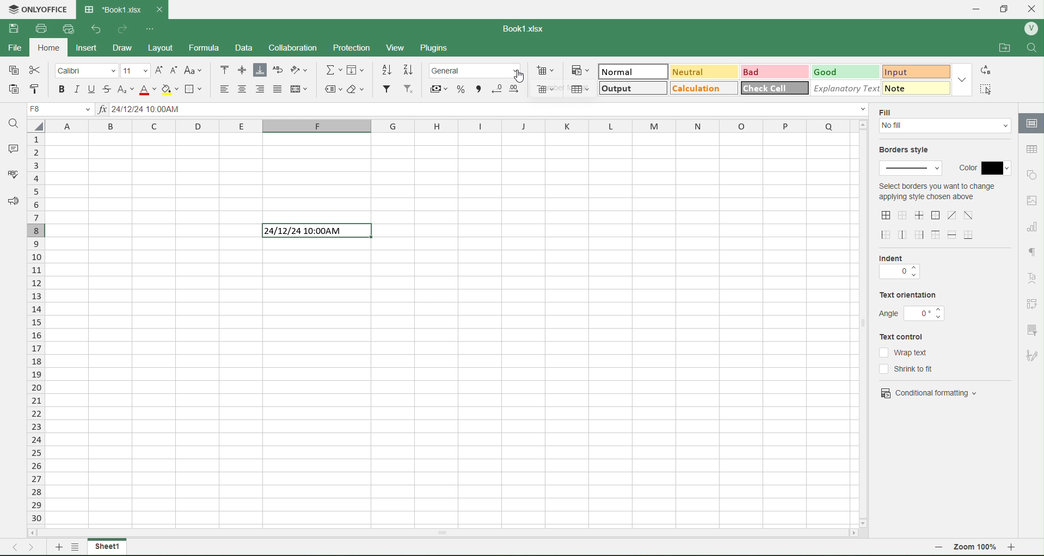 The height and width of the screenshot is (556, 1044). I want to click on Options, so click(73, 548).